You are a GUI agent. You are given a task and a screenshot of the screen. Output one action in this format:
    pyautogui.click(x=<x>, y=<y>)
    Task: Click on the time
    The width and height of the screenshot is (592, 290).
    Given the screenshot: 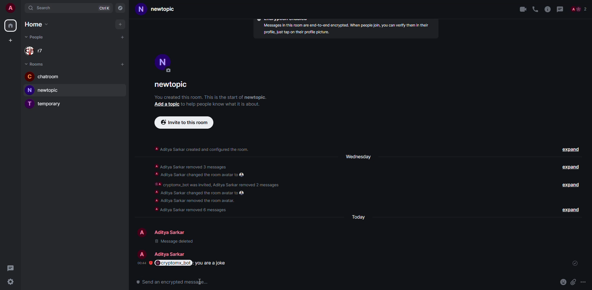 What is the action you would take?
    pyautogui.click(x=144, y=263)
    